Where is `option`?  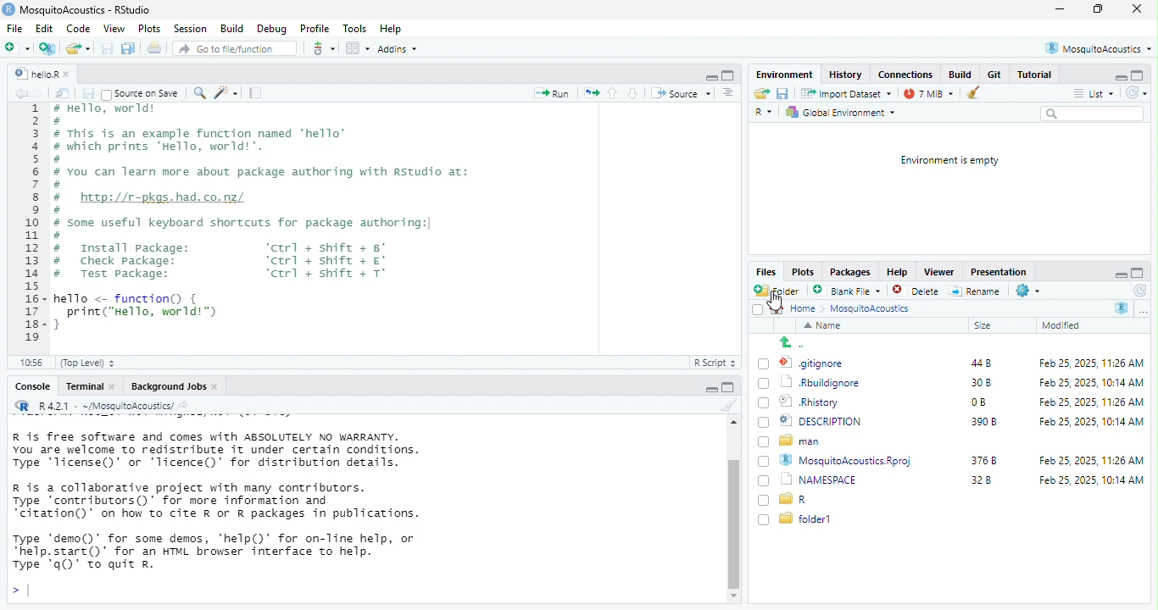
option is located at coordinates (357, 47).